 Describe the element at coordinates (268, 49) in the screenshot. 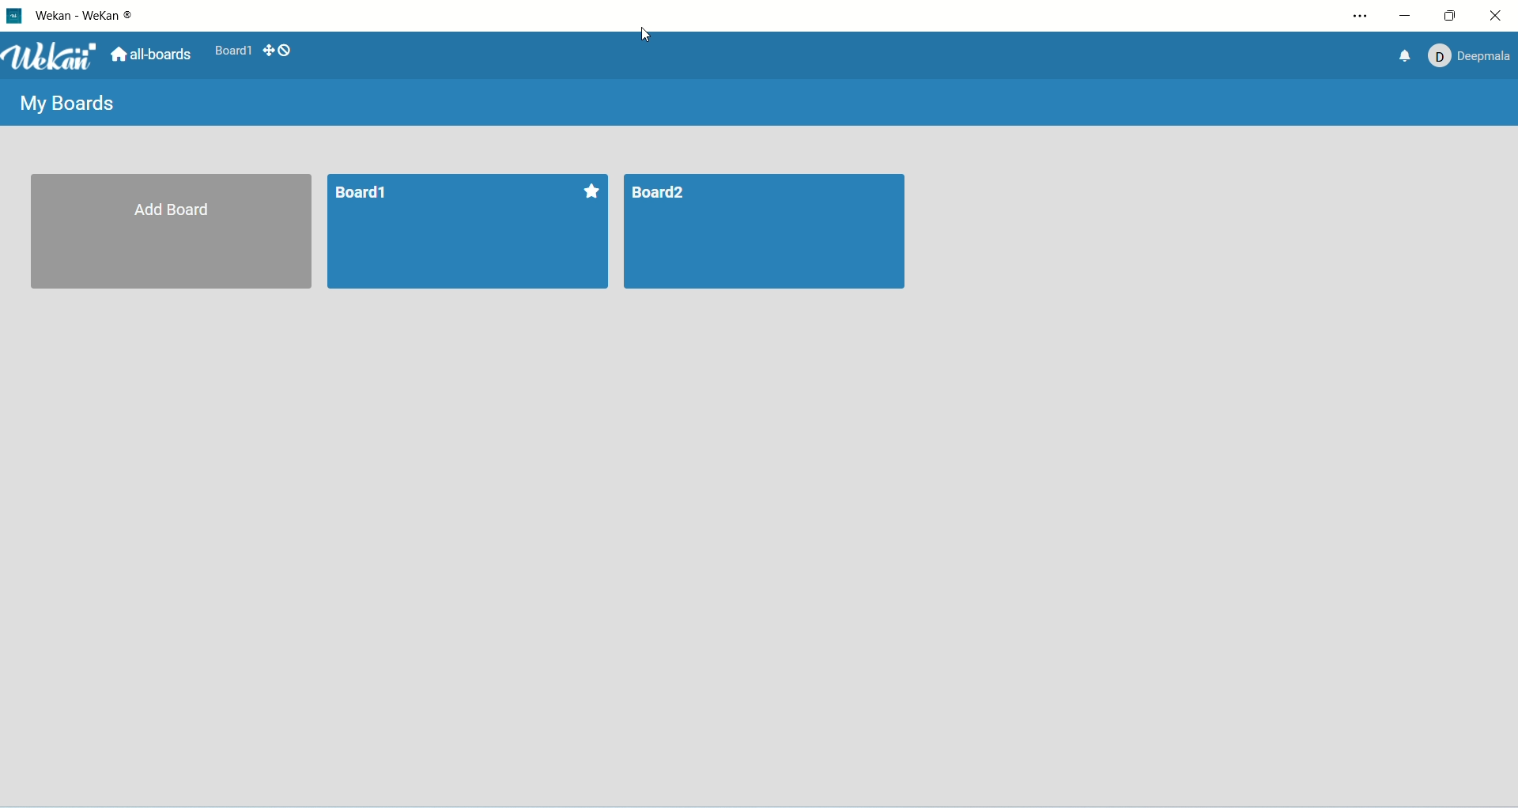

I see `show desktop drag handles` at that location.